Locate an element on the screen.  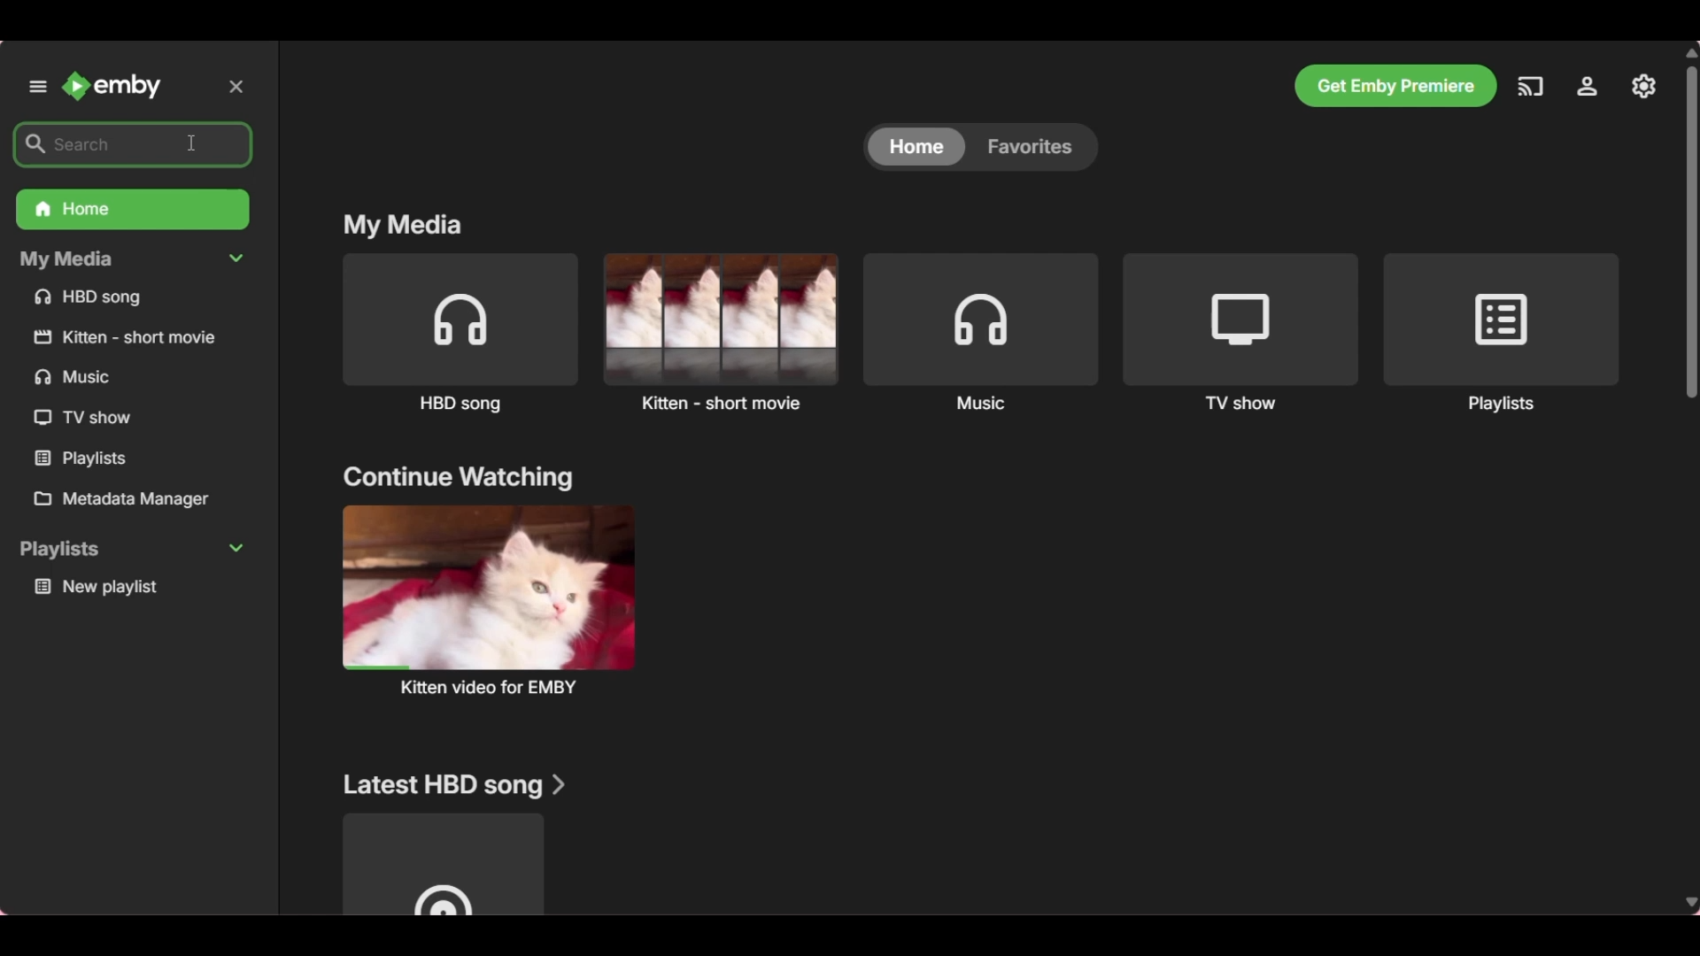
Media under above mentioned title is located at coordinates (442, 864).